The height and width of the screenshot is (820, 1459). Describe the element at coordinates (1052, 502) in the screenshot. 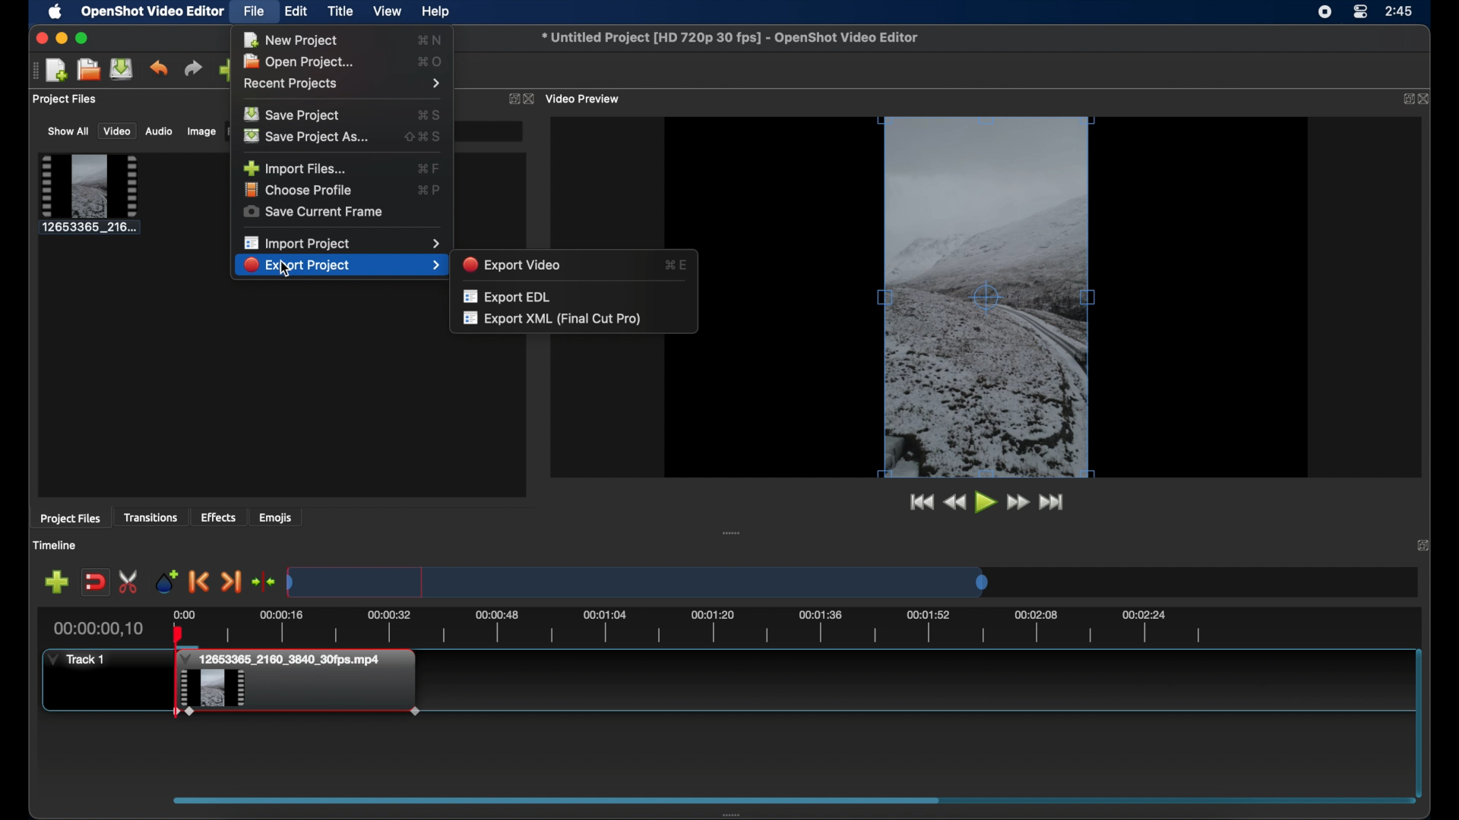

I see `jump to end` at that location.